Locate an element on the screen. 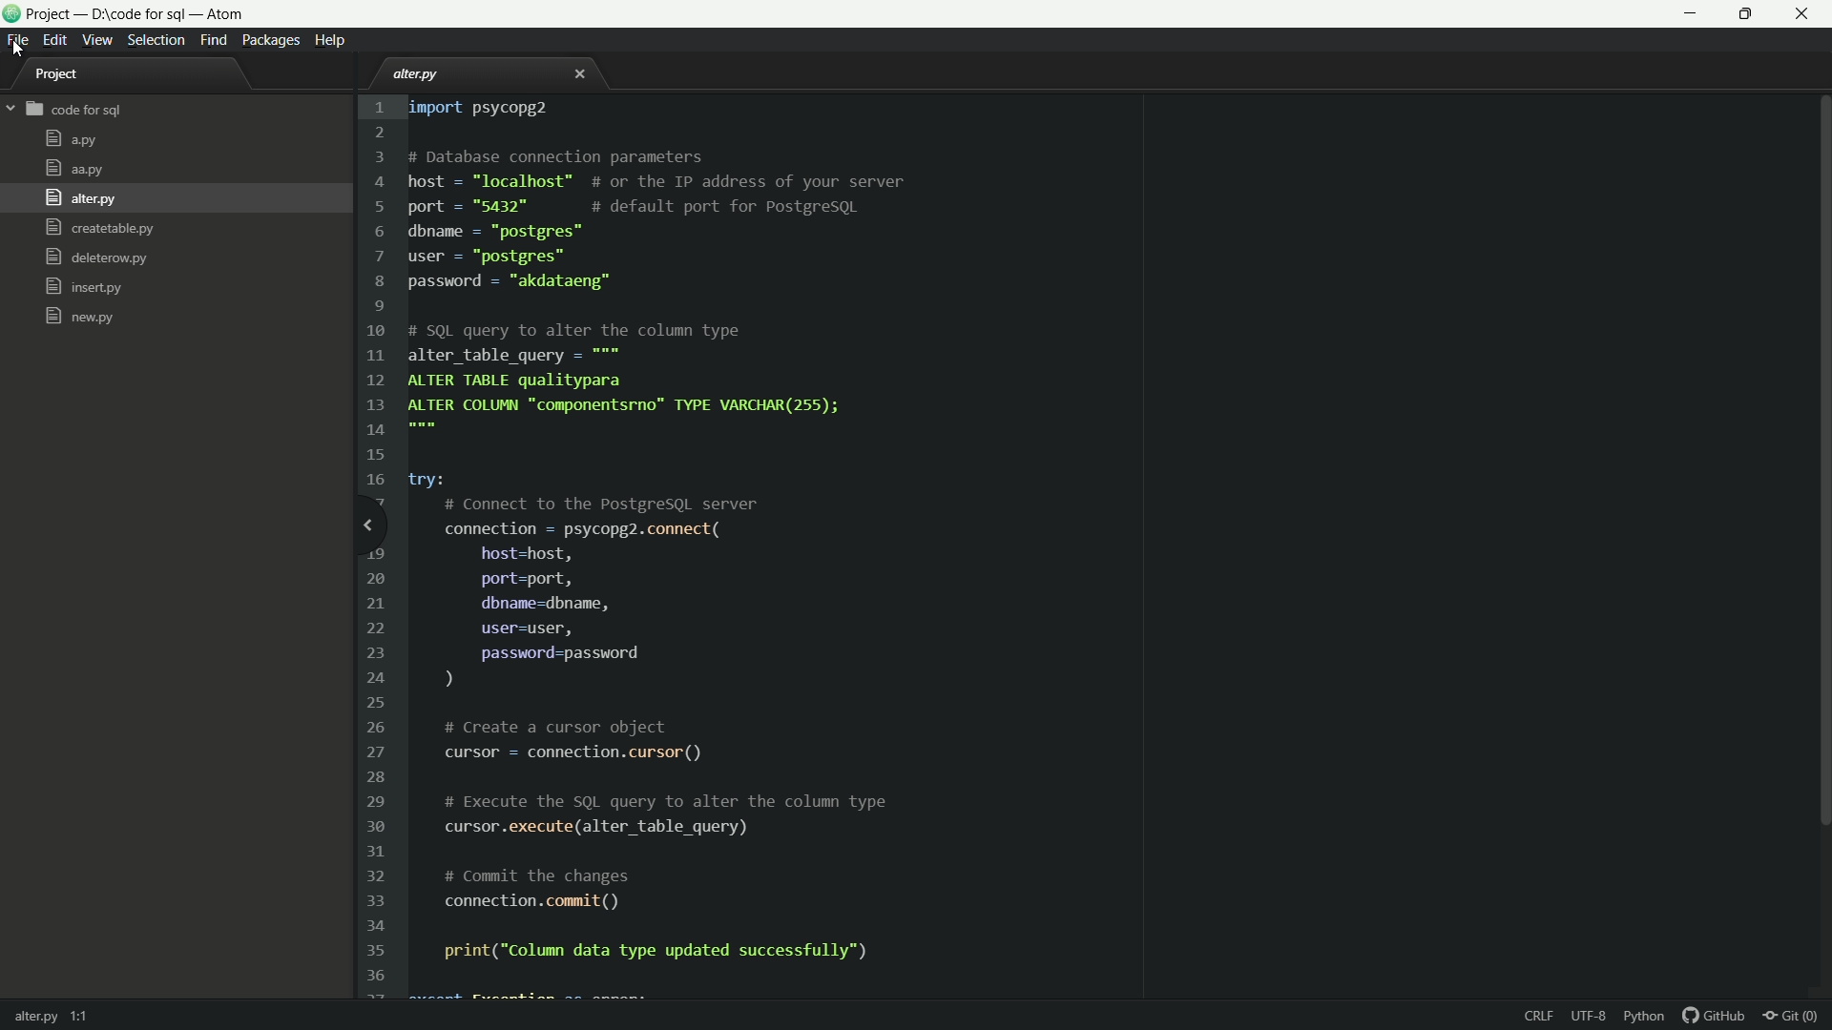  folder name is located at coordinates (75, 111).